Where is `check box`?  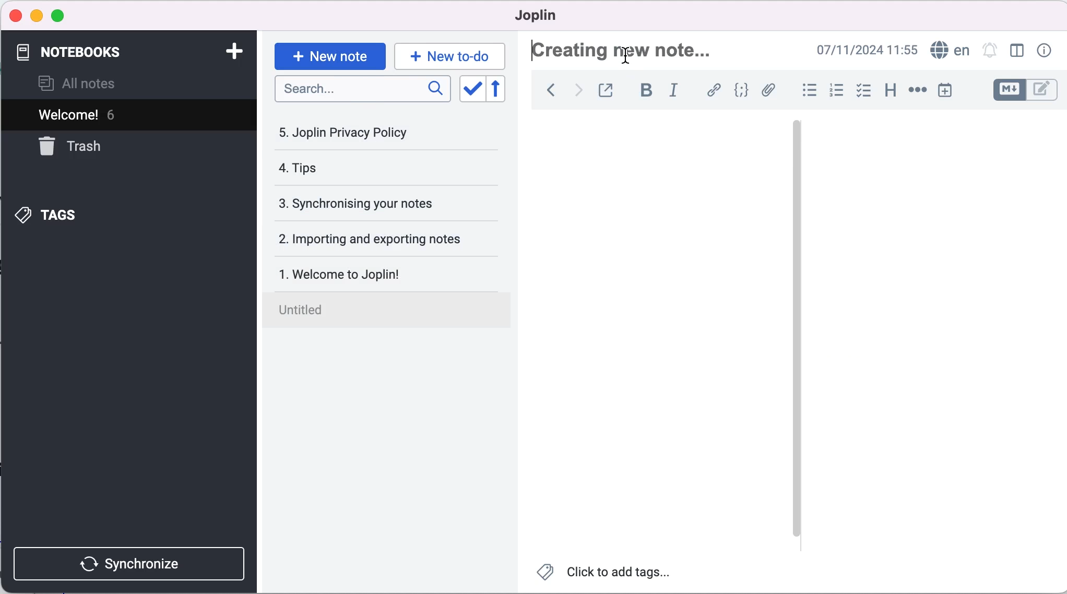 check box is located at coordinates (861, 90).